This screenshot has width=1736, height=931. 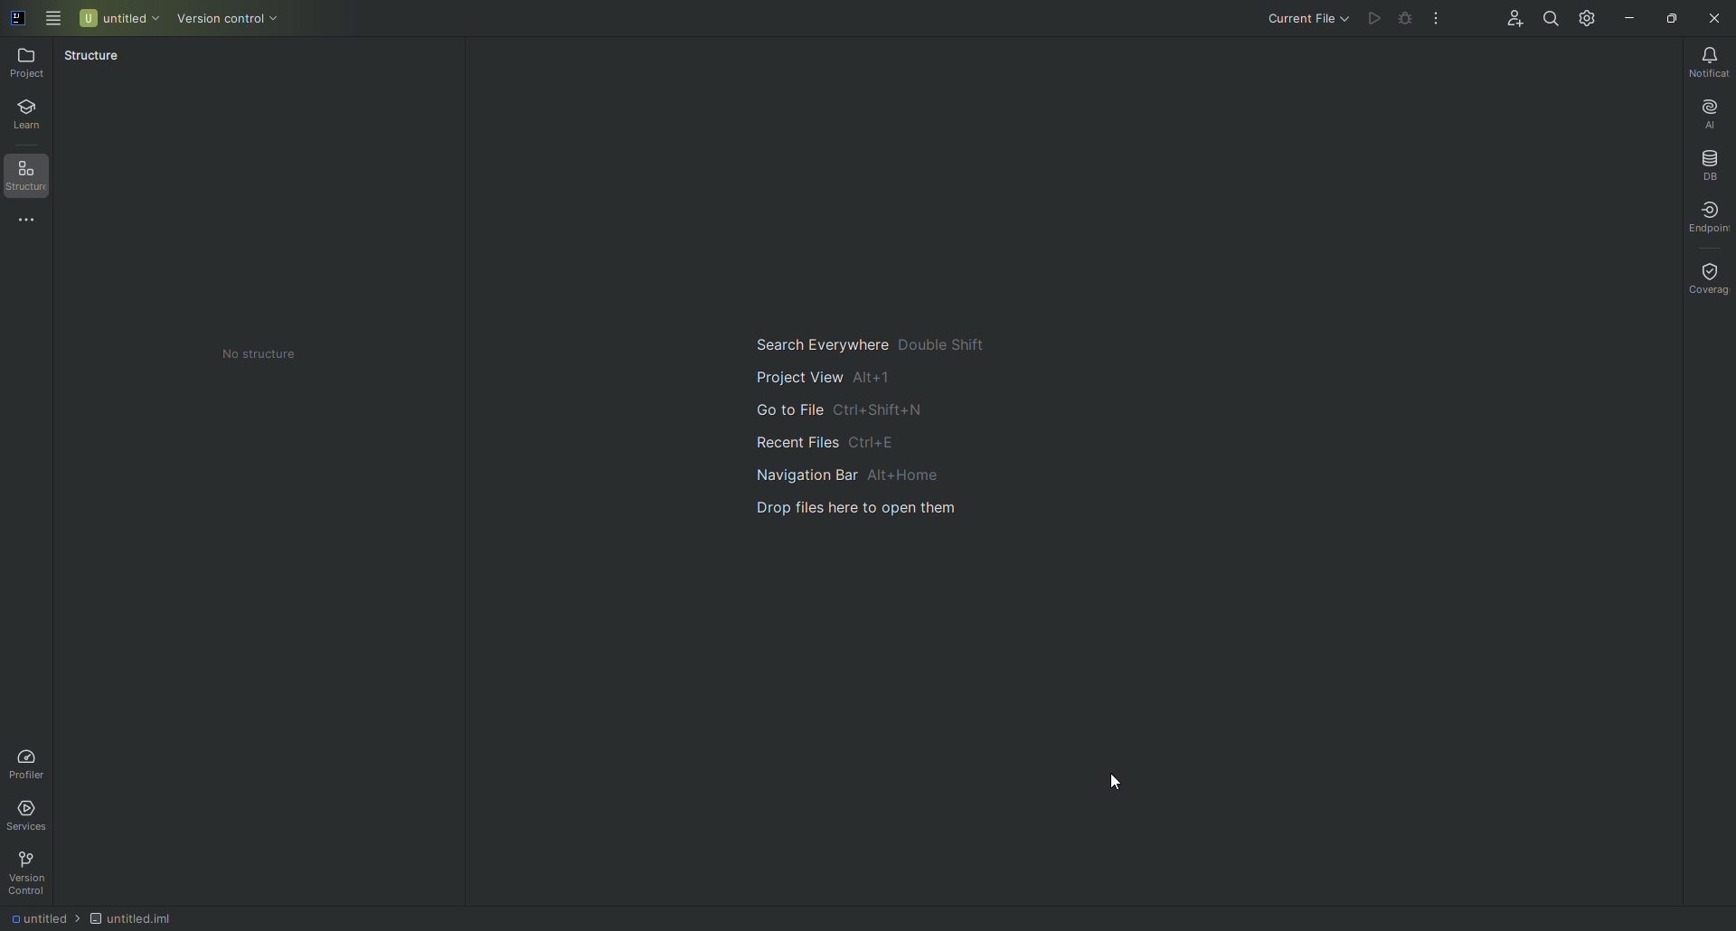 I want to click on Services, so click(x=38, y=815).